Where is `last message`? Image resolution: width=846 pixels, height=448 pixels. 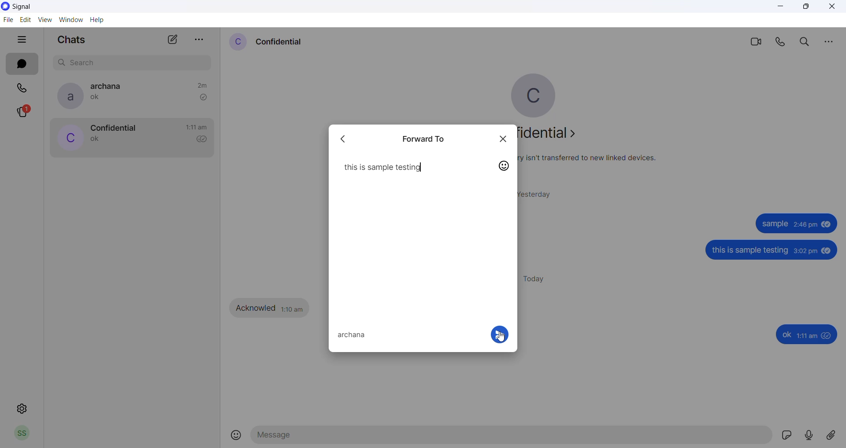 last message is located at coordinates (96, 140).